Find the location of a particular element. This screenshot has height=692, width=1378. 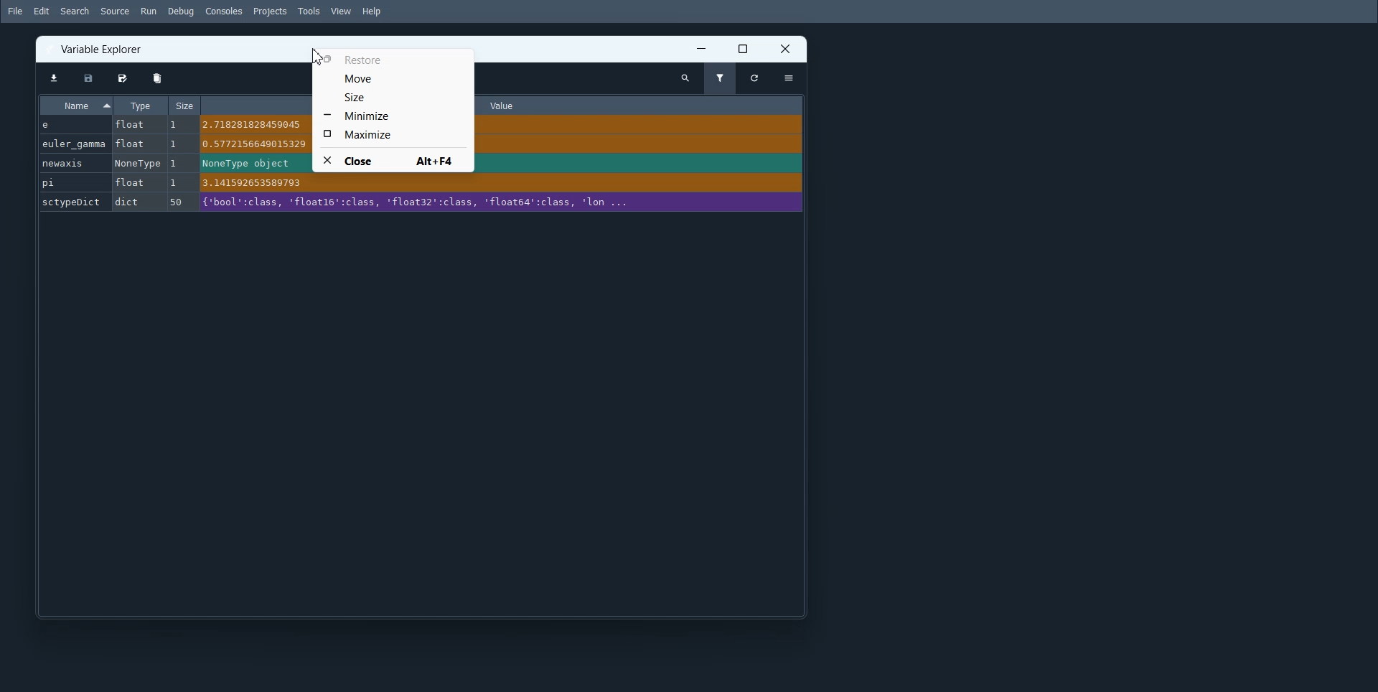

Minimize is located at coordinates (702, 48).